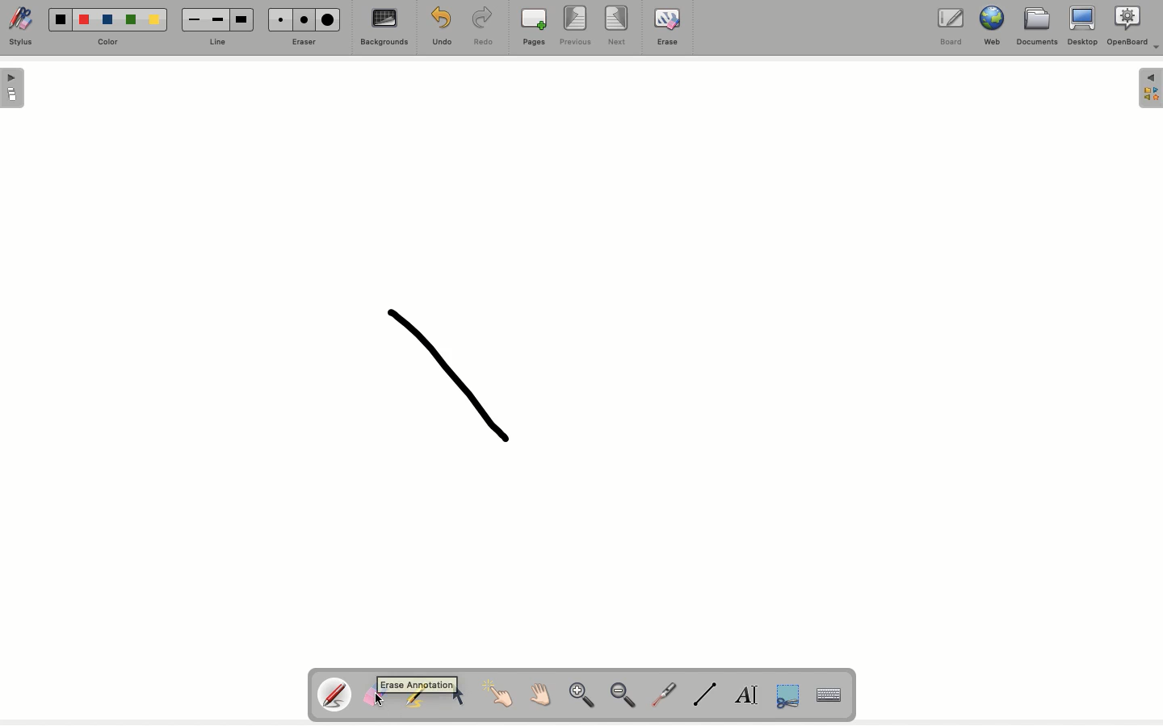 Image resolution: width=1163 pixels, height=726 pixels. What do you see at coordinates (330, 19) in the screenshot?
I see `Large ` at bounding box center [330, 19].